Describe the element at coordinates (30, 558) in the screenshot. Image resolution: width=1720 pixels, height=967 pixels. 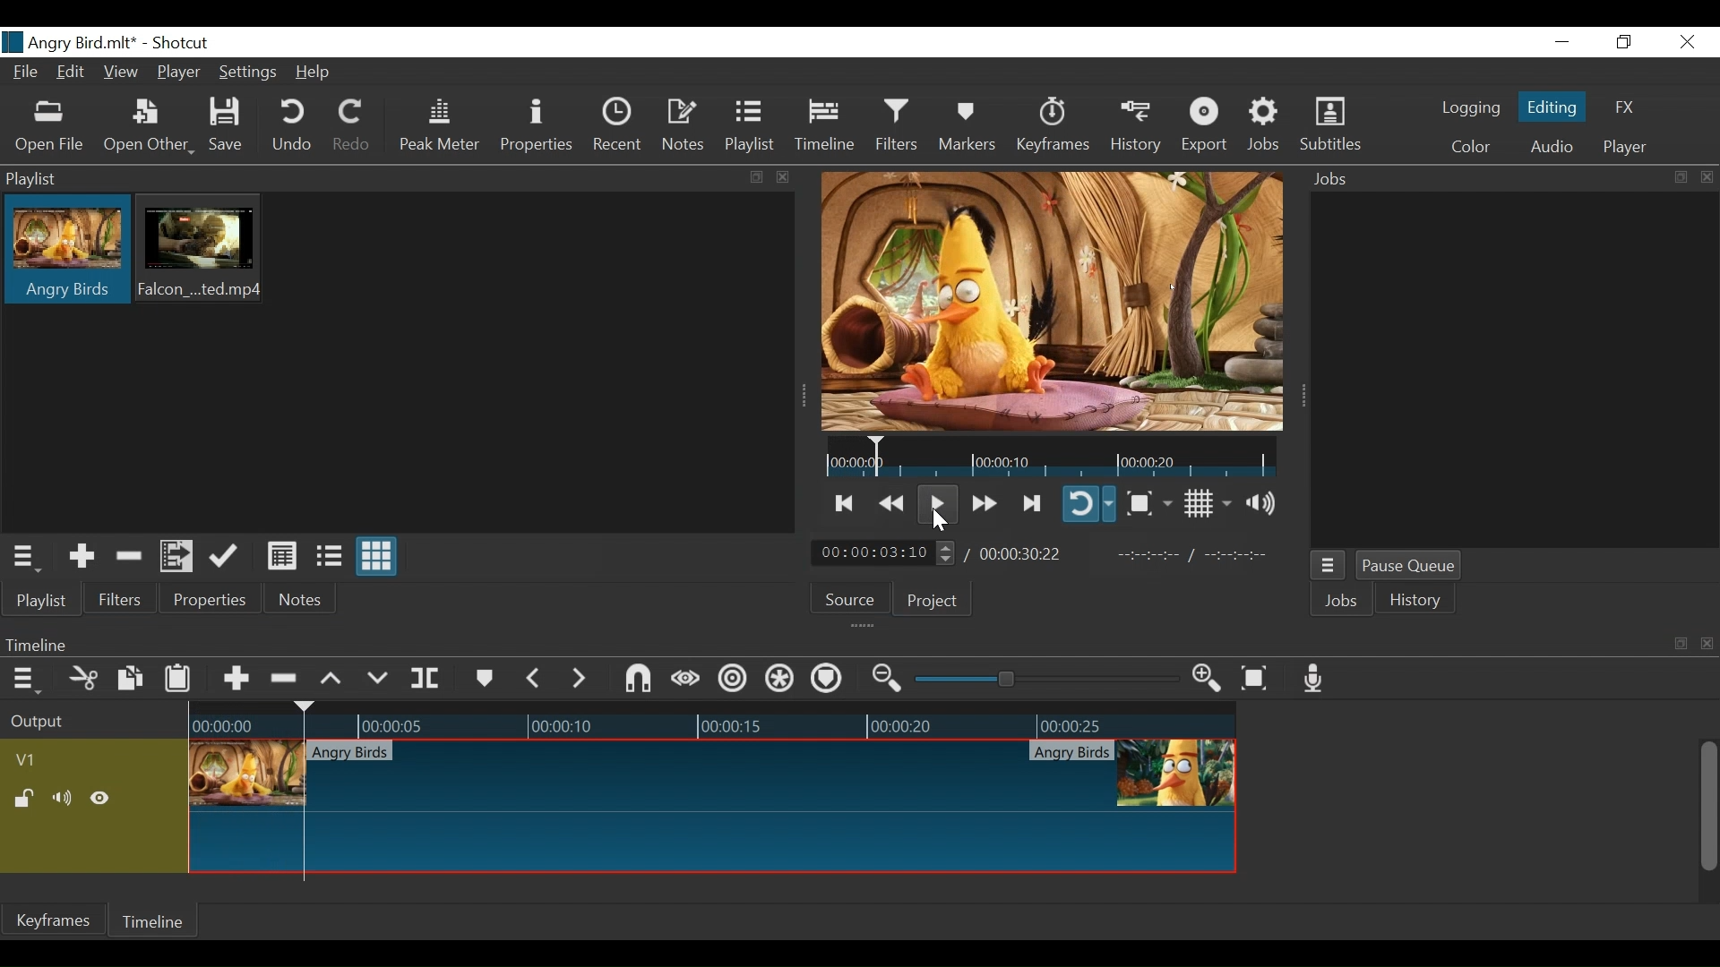
I see `Playlist Menu` at that location.